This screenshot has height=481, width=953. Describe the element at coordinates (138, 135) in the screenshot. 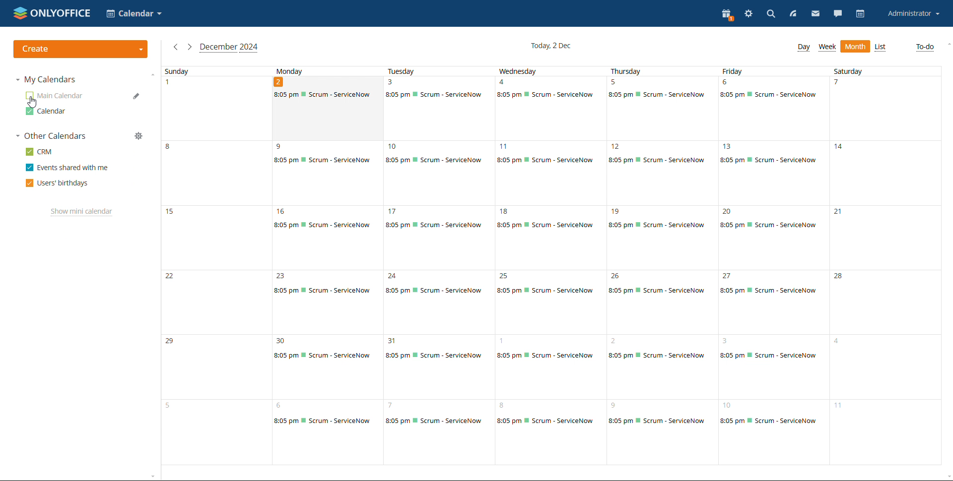

I see `manage` at that location.